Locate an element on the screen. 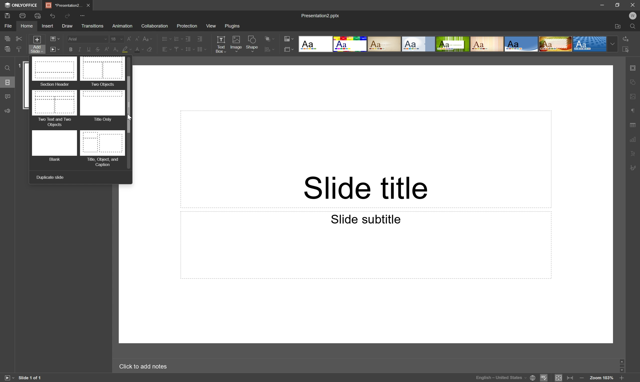 This screenshot has height=382, width=640. Horizontal align is located at coordinates (164, 49).